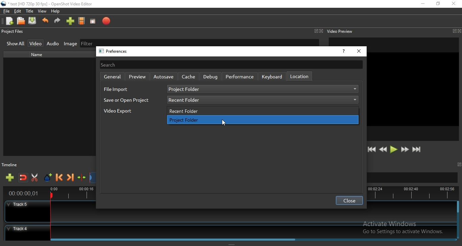 The width and height of the screenshot is (462, 246). What do you see at coordinates (48, 178) in the screenshot?
I see `Add marker` at bounding box center [48, 178].